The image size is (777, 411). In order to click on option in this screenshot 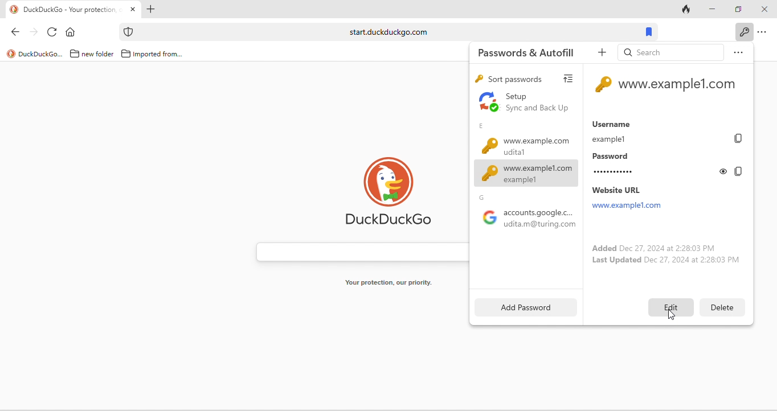, I will do `click(736, 54)`.